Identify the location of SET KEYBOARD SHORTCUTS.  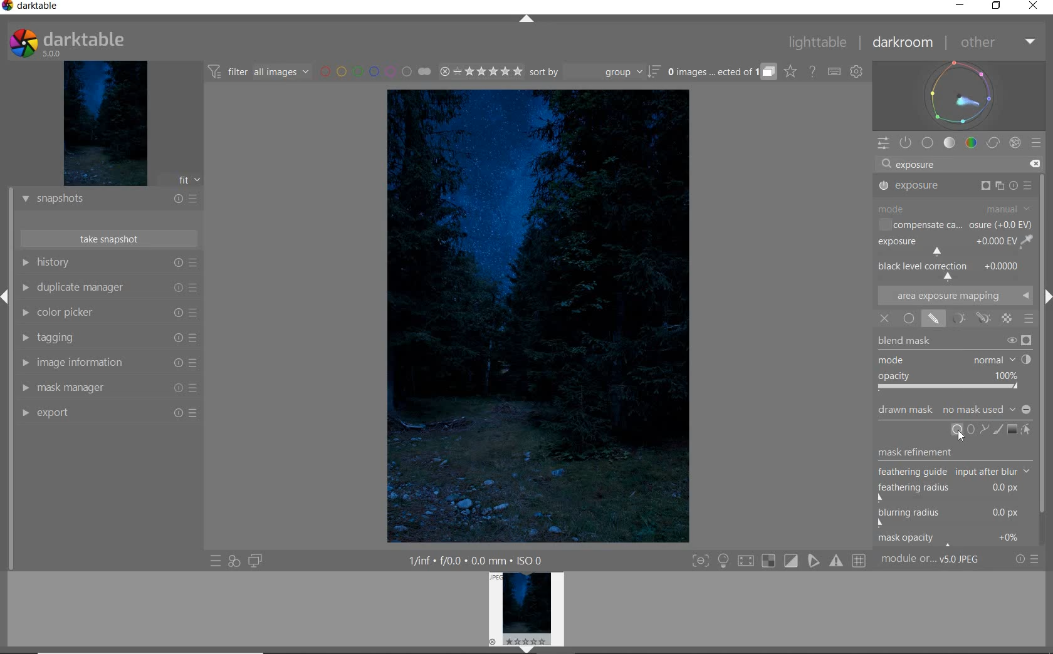
(834, 72).